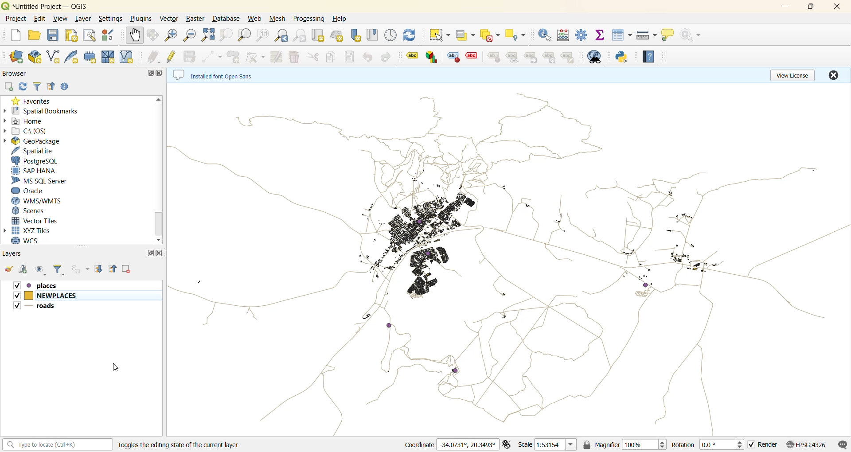  I want to click on python, so click(622, 57).